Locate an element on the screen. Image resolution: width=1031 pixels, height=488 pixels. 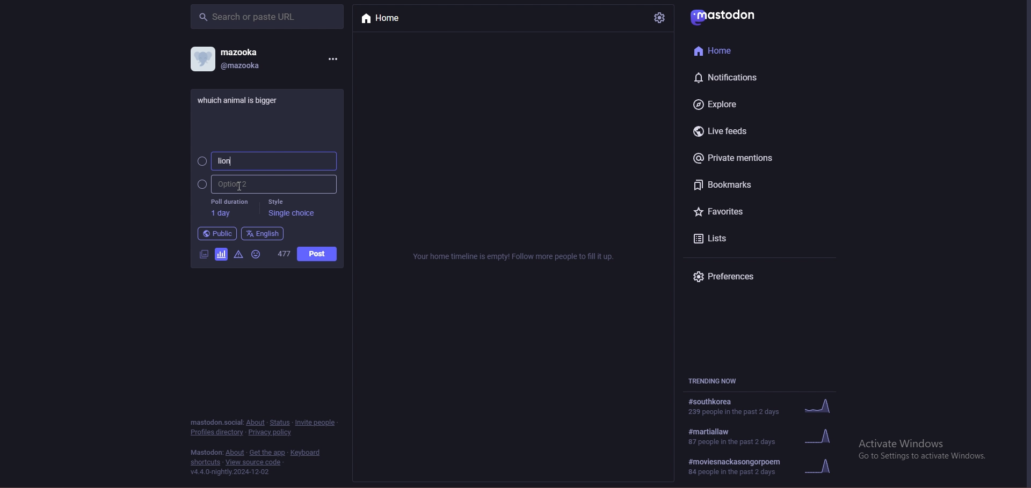
polls is located at coordinates (220, 256).